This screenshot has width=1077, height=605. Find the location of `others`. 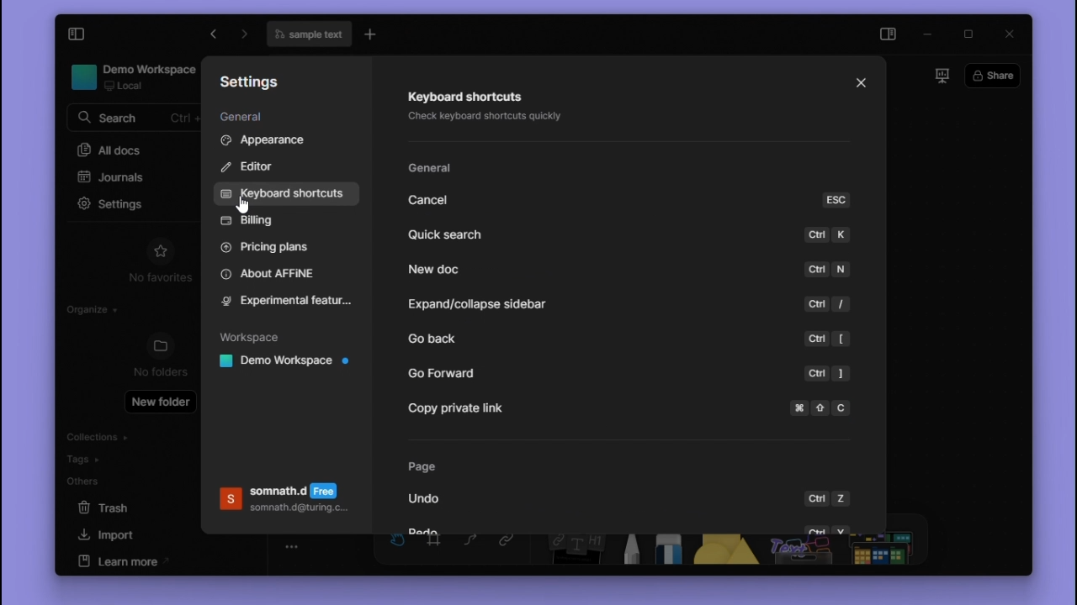

others is located at coordinates (100, 481).